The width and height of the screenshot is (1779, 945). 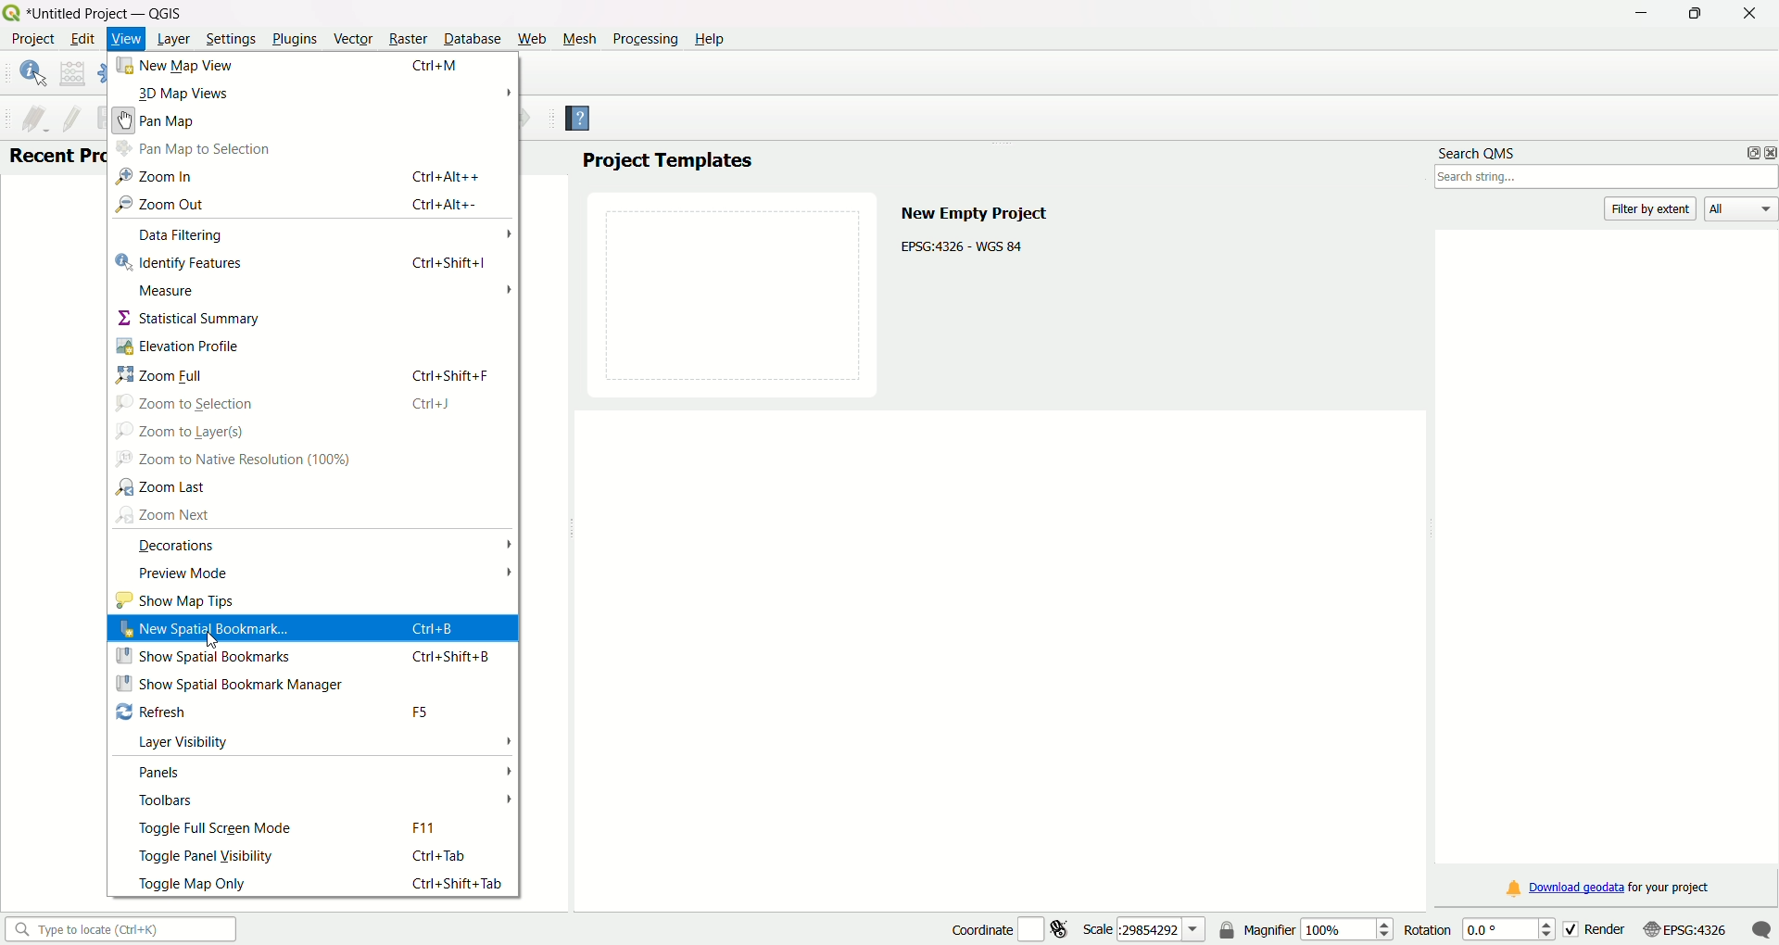 I want to click on Layer, so click(x=172, y=40).